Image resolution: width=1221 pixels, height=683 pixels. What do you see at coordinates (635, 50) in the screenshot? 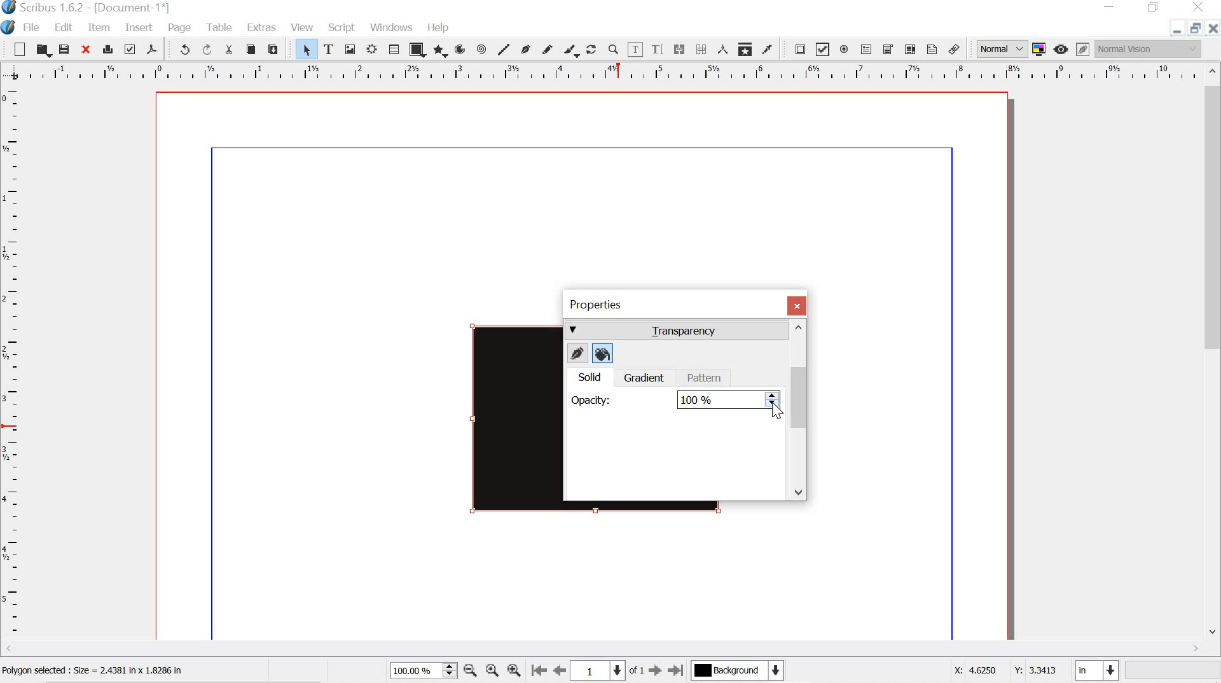
I see `edit contents of frame` at bounding box center [635, 50].